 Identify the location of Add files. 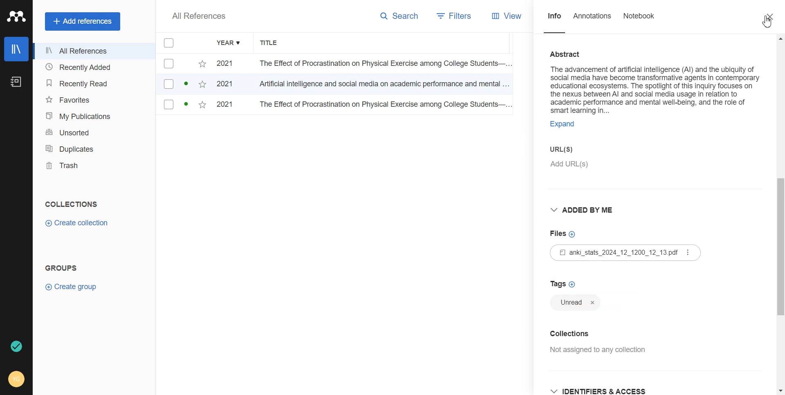
(565, 233).